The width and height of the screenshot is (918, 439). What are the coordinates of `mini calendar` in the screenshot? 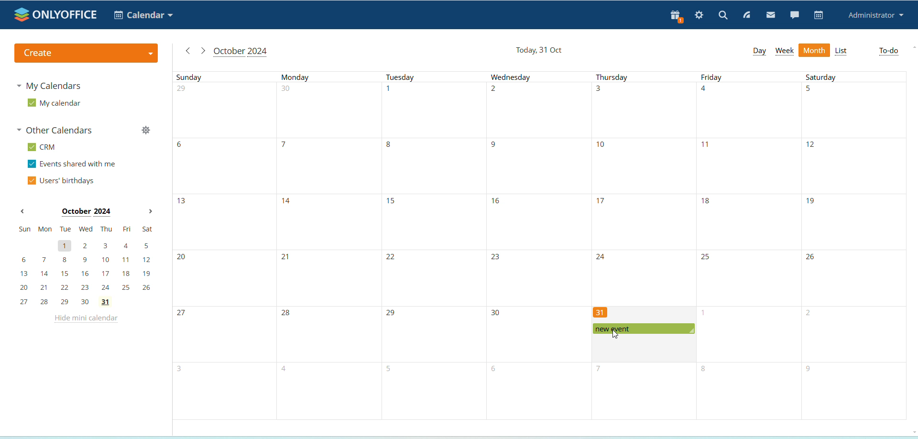 It's located at (86, 265).